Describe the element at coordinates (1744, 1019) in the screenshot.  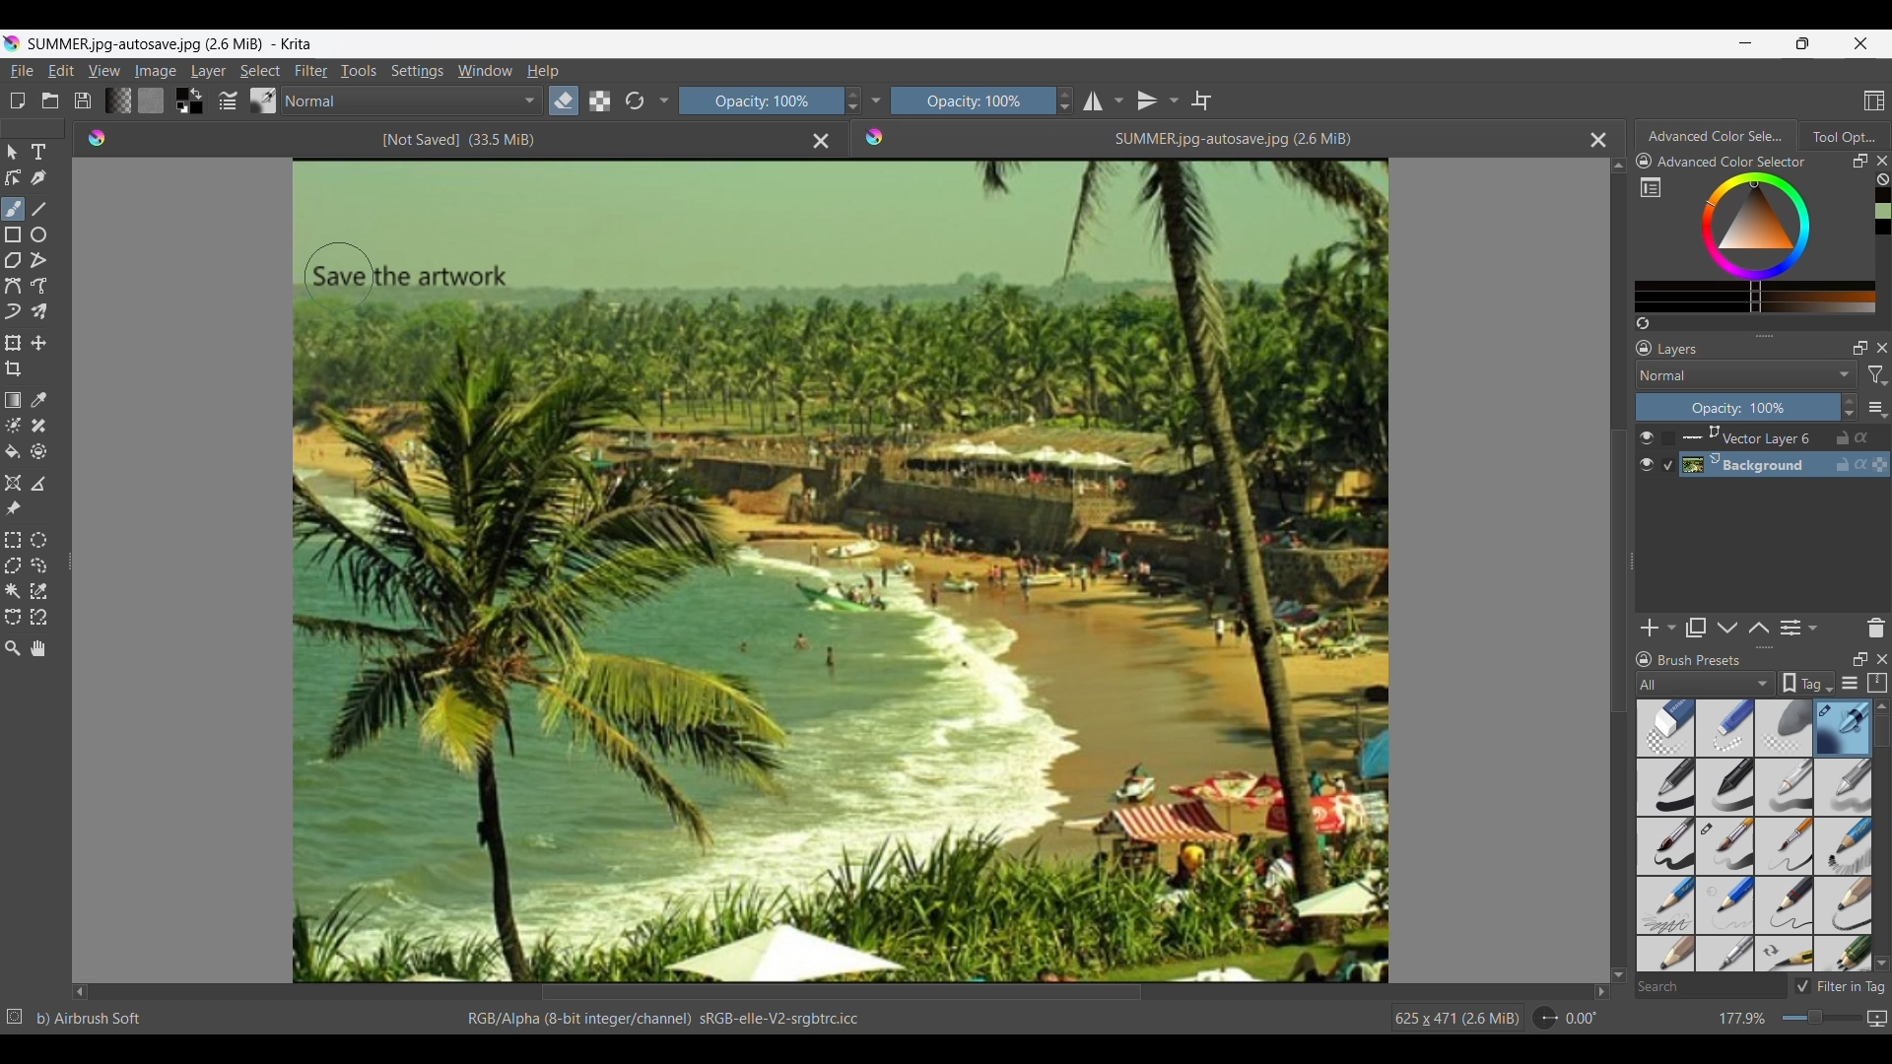
I see `177.9%` at that location.